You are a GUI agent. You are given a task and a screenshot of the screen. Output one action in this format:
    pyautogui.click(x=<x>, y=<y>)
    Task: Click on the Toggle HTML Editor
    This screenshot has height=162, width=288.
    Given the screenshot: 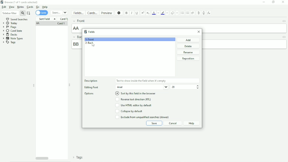 What is the action you would take?
    pyautogui.click(x=284, y=22)
    